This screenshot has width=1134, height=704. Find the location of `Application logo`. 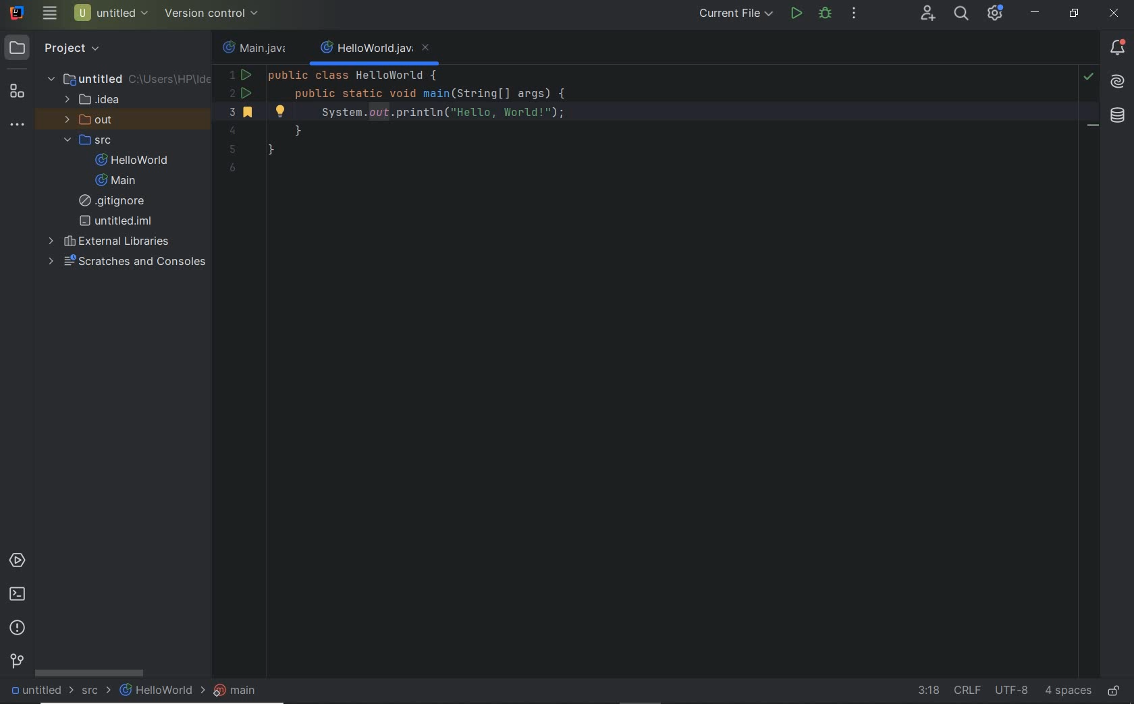

Application logo is located at coordinates (15, 11).